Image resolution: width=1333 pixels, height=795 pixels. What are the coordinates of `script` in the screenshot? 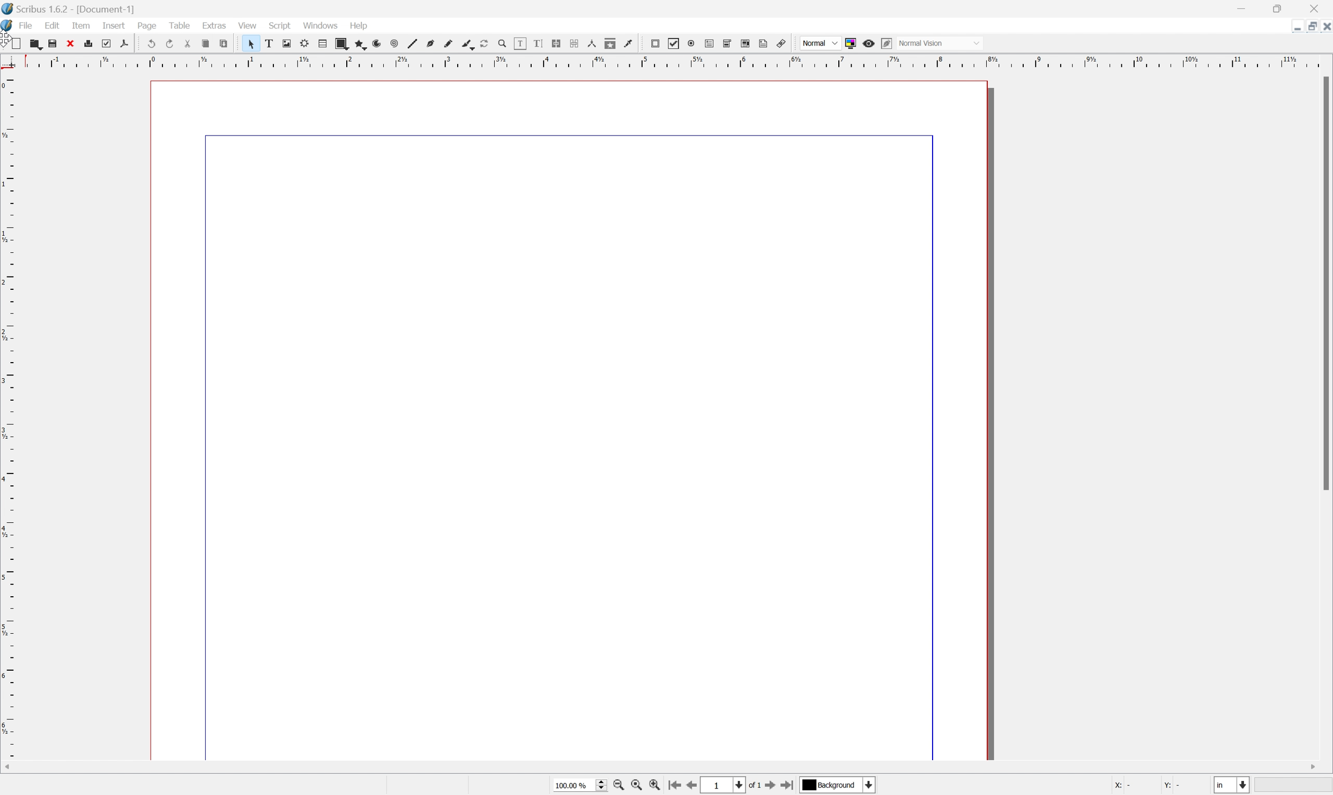 It's located at (281, 27).